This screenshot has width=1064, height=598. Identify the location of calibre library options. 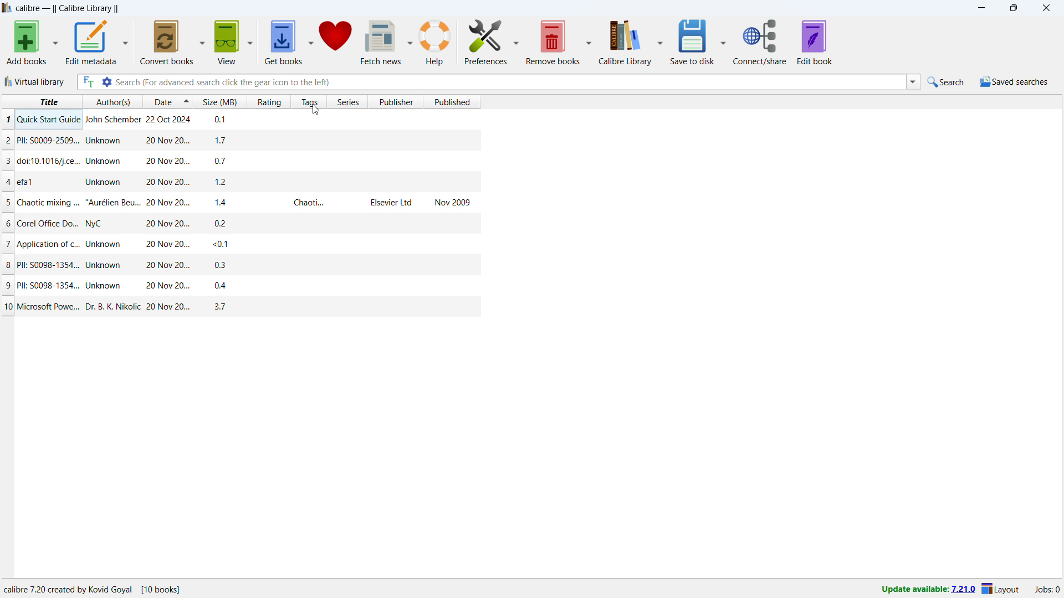
(662, 42).